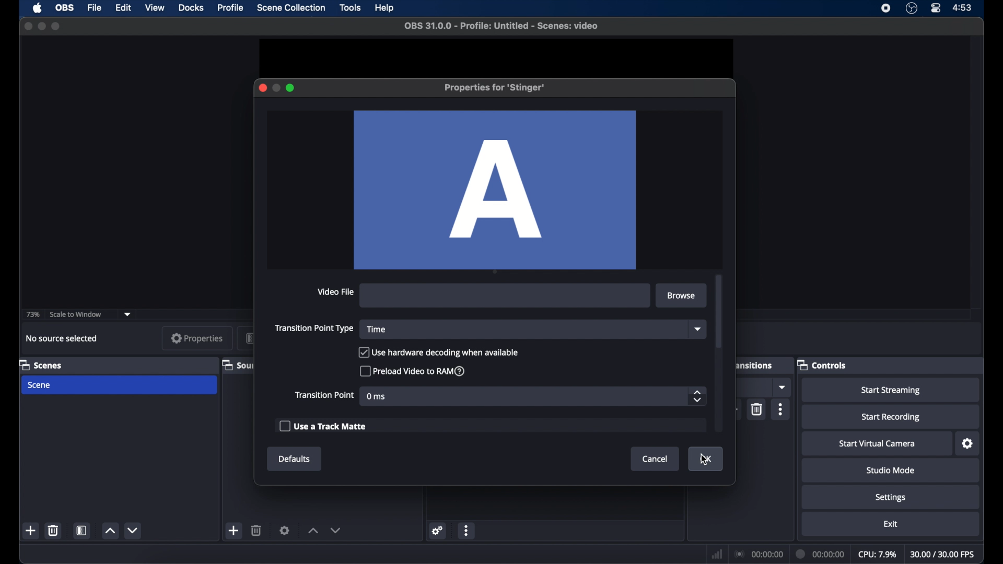 The height and width of the screenshot is (564, 1003). What do you see at coordinates (262, 88) in the screenshot?
I see `close` at bounding box center [262, 88].